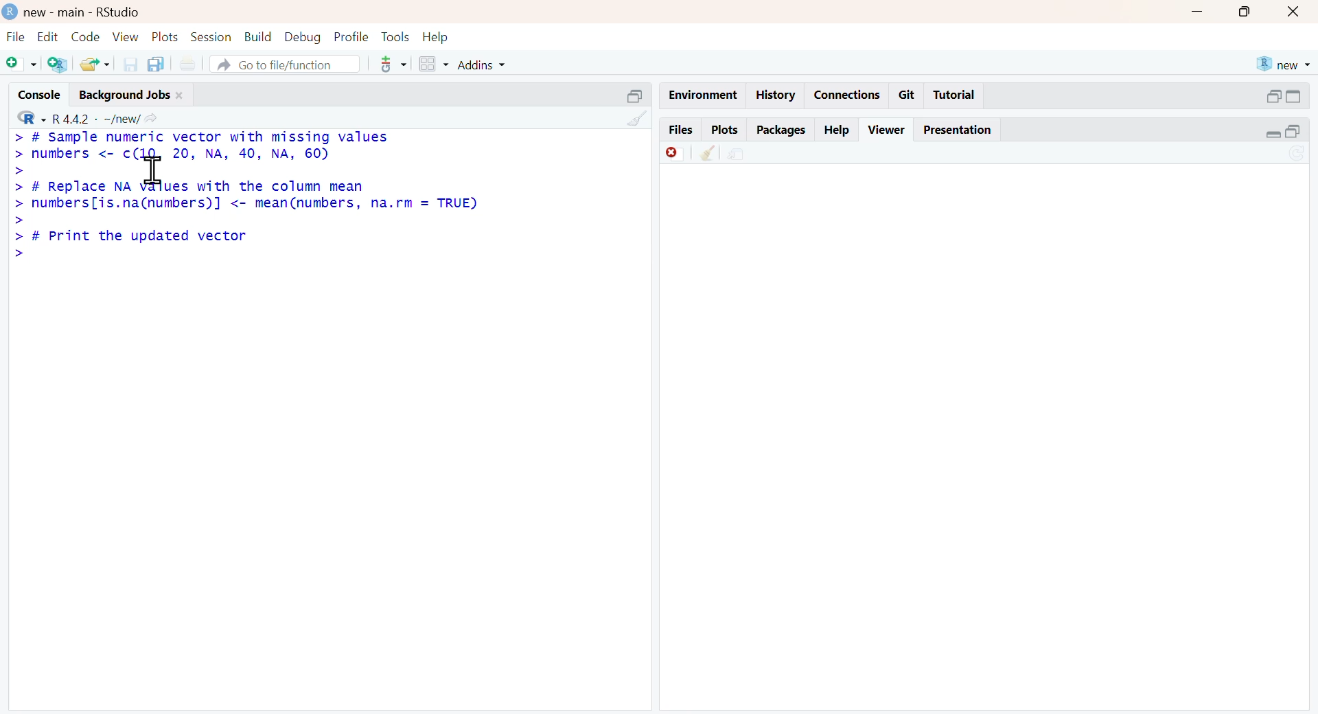 This screenshot has height=714, width=1318. What do you see at coordinates (11, 12) in the screenshot?
I see `logo` at bounding box center [11, 12].